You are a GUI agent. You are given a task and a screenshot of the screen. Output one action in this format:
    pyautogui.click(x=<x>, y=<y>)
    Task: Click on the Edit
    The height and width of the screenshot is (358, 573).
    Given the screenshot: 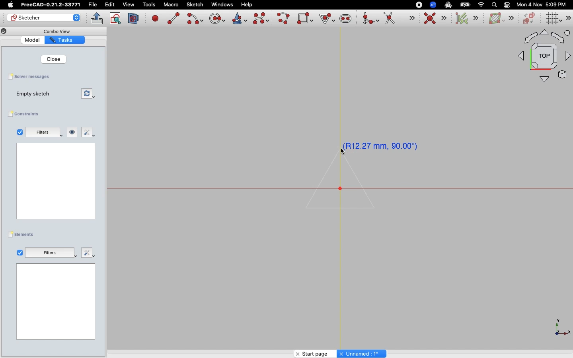 What is the action you would take?
    pyautogui.click(x=110, y=5)
    